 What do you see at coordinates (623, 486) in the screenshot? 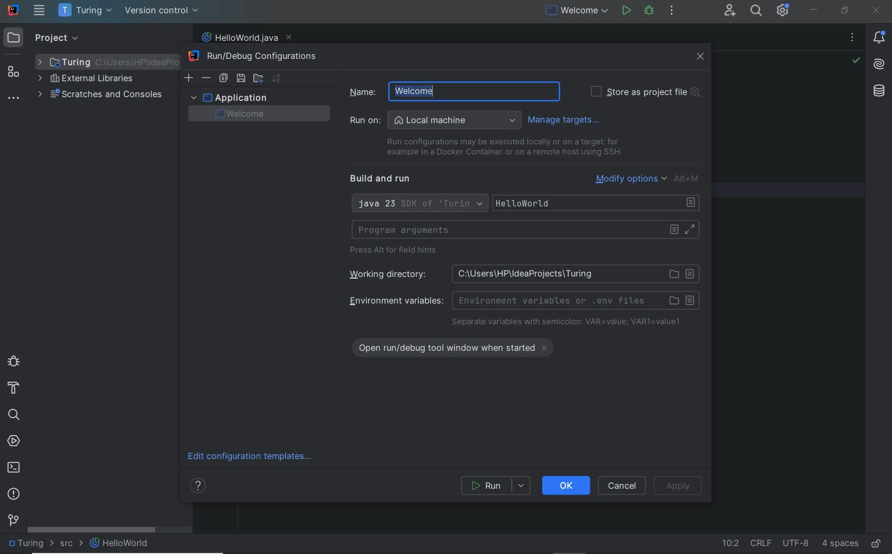
I see `cancel` at bounding box center [623, 486].